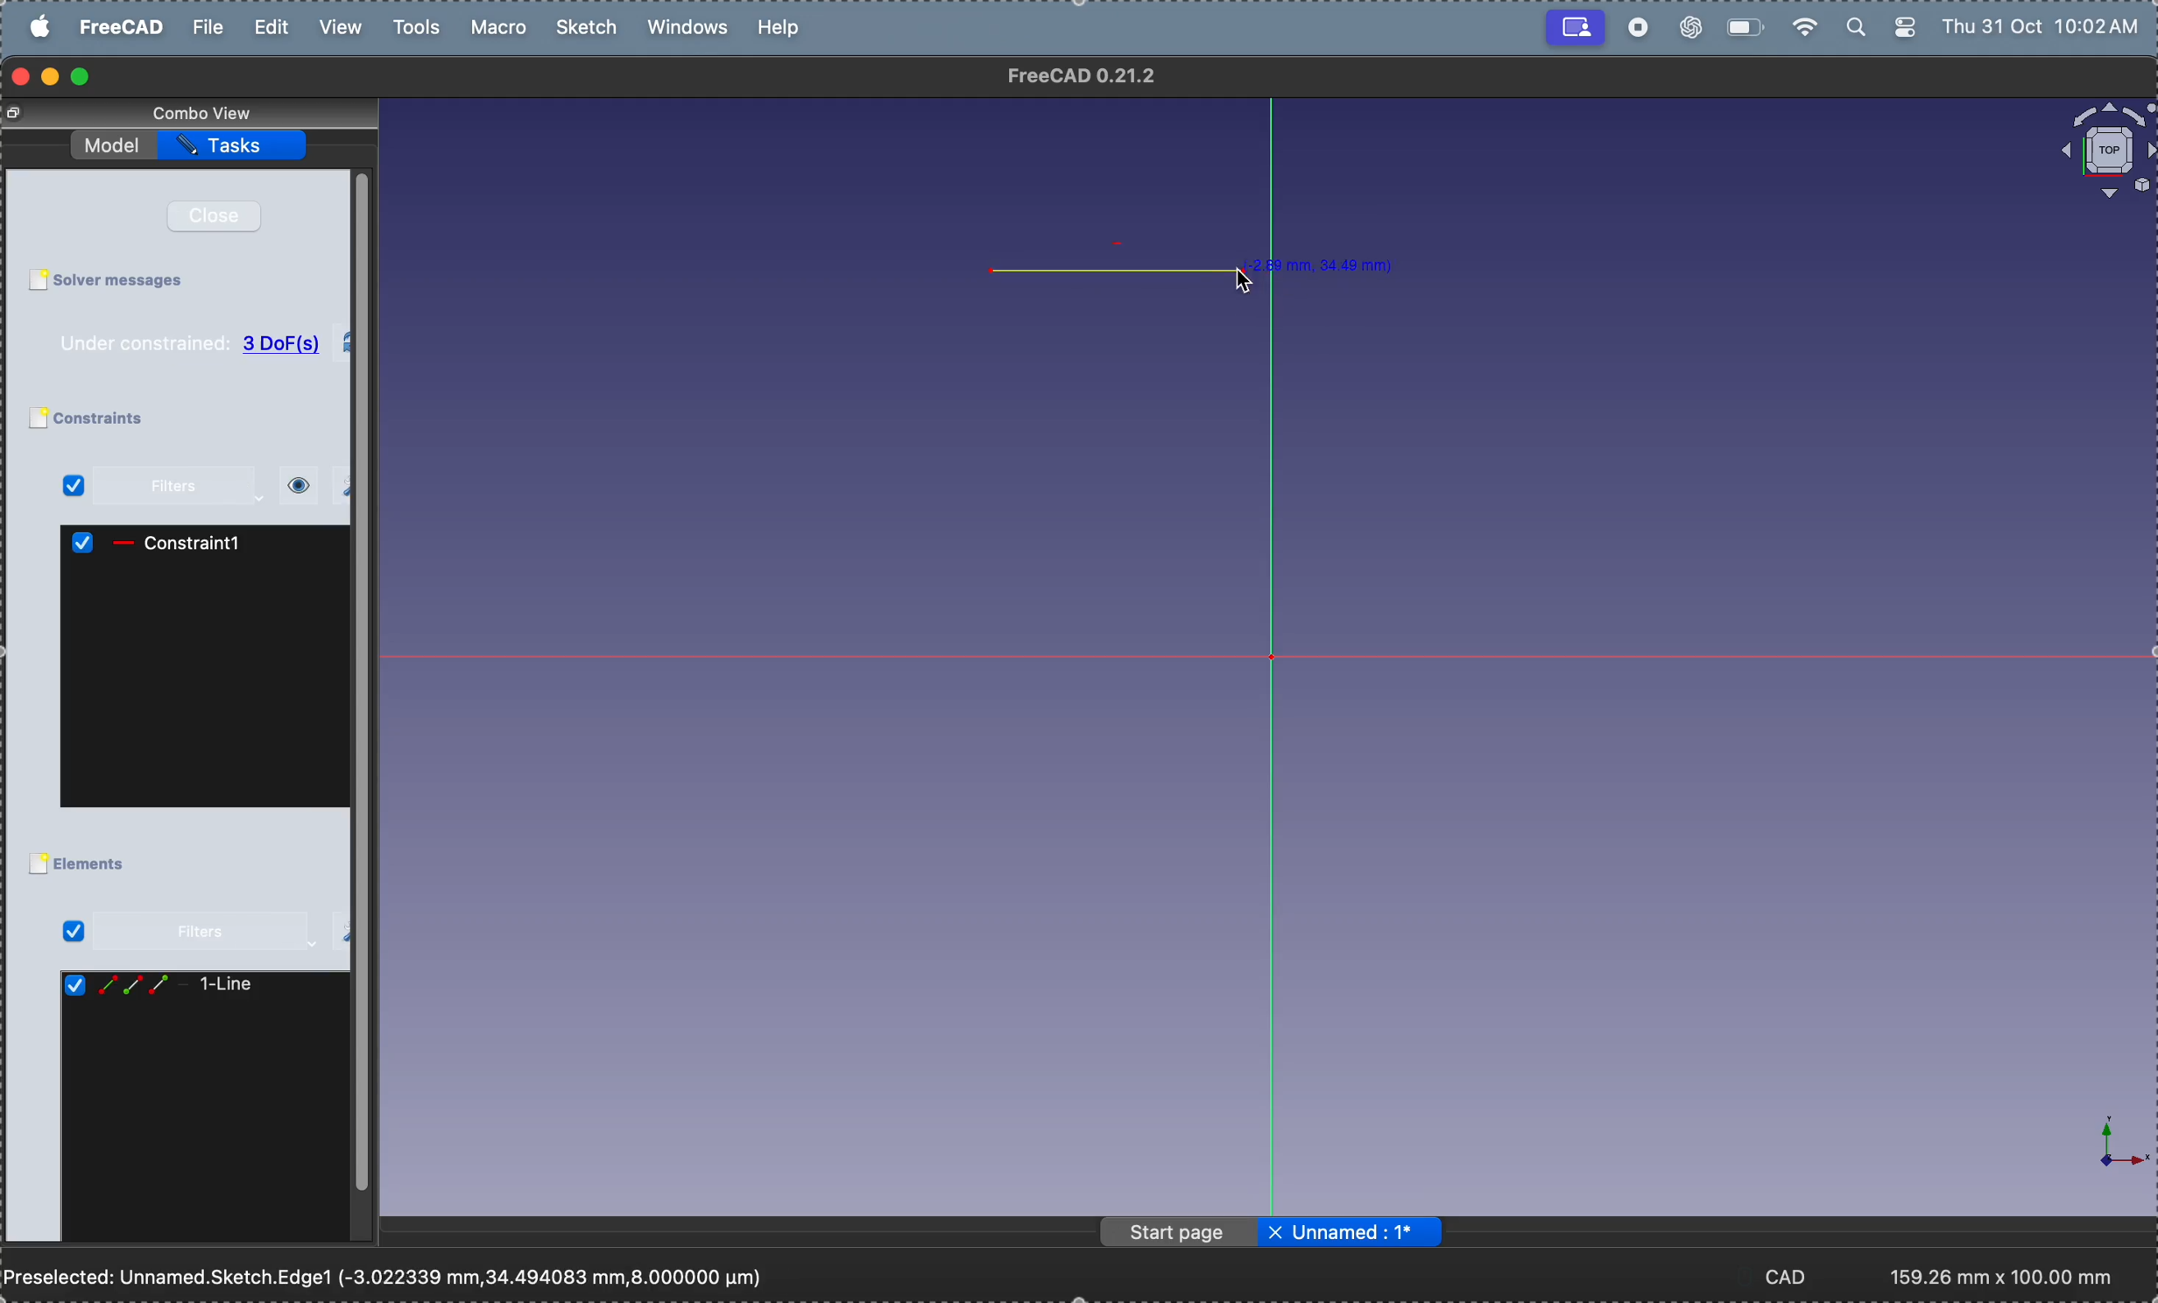 This screenshot has width=2158, height=1303. Describe the element at coordinates (72, 931) in the screenshot. I see `Checked Checkbox` at that location.